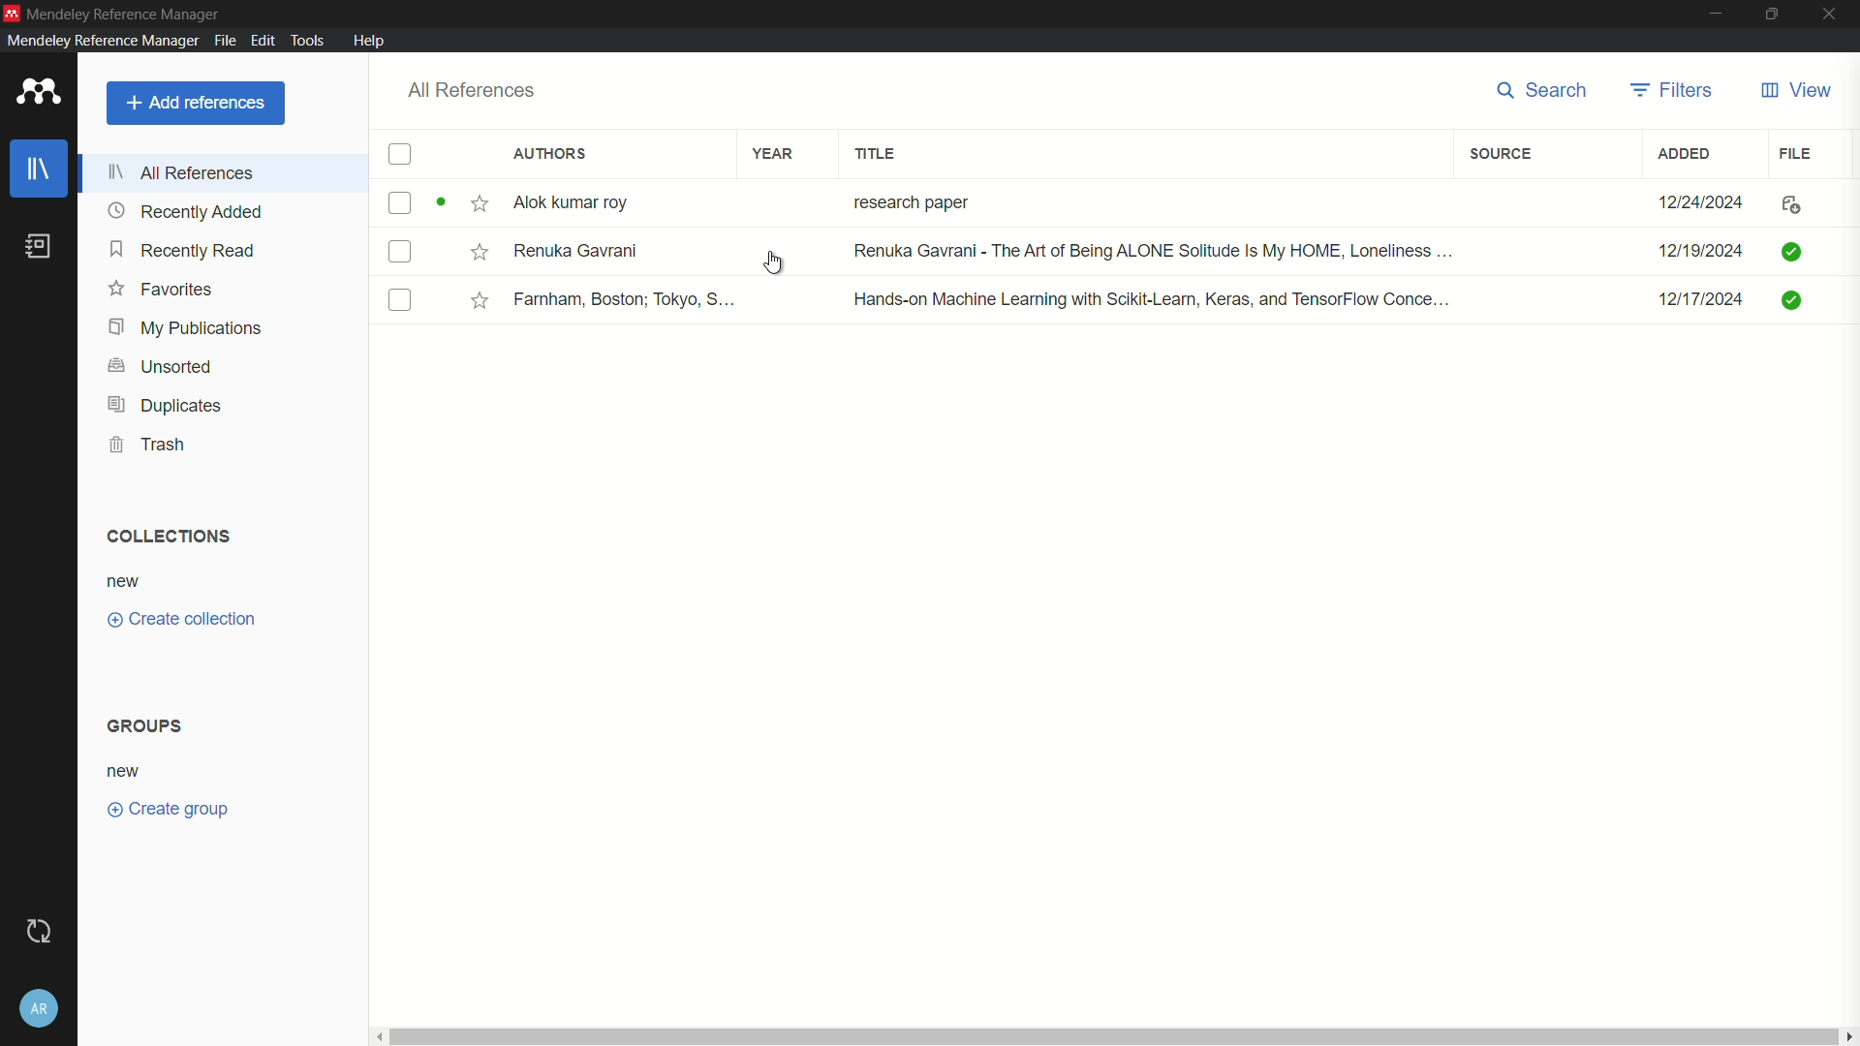  What do you see at coordinates (1702, 203) in the screenshot?
I see `12/24/2024` at bounding box center [1702, 203].